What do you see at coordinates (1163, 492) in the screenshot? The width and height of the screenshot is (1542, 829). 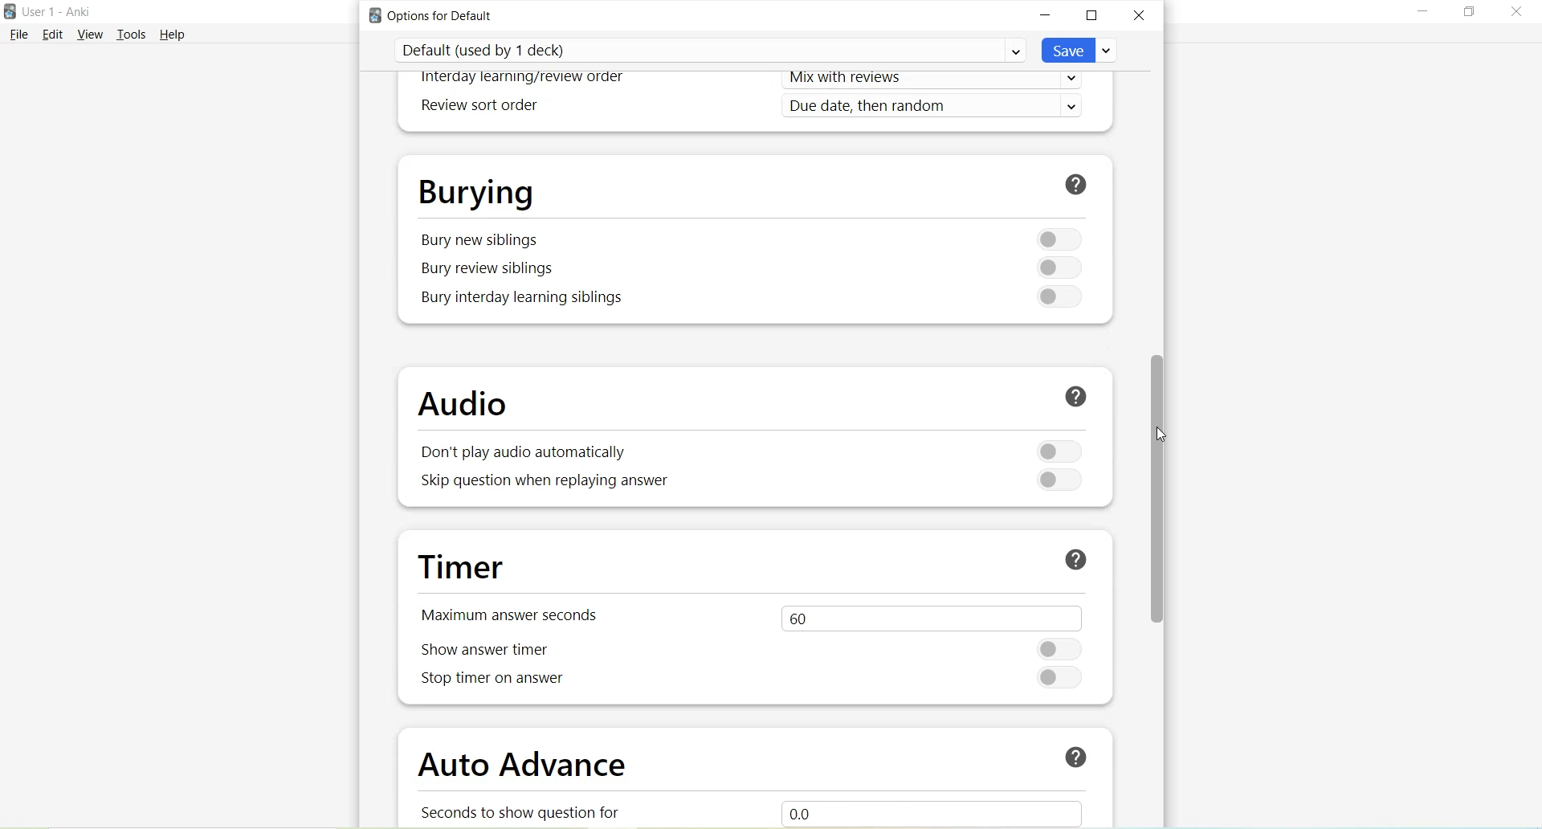 I see `Scroll bar` at bounding box center [1163, 492].